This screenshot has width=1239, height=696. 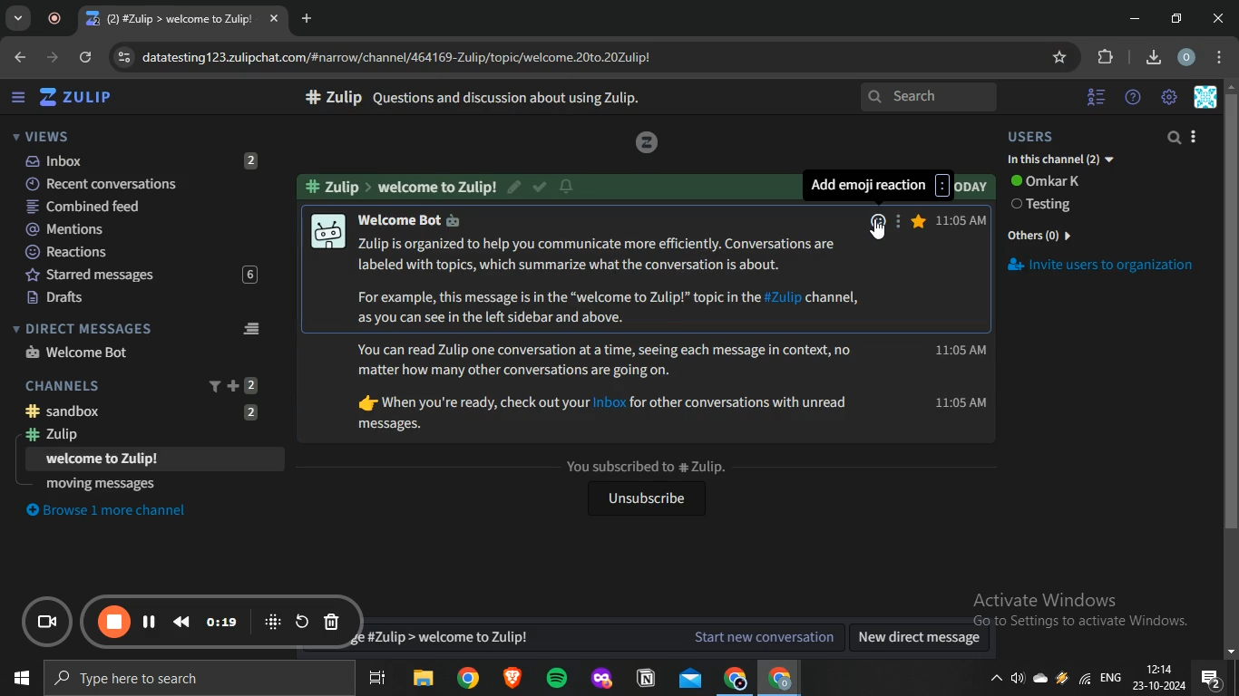 I want to click on winamp agent, so click(x=1062, y=682).